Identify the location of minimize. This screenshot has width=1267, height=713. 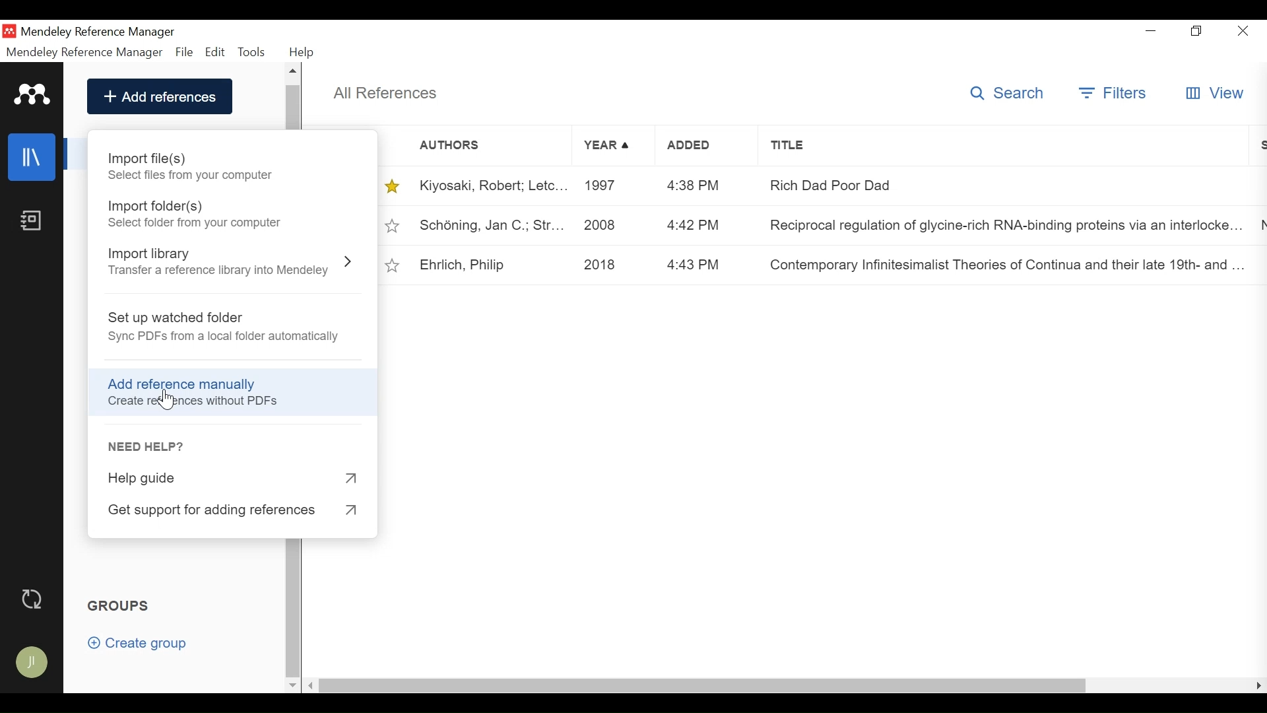
(1151, 31).